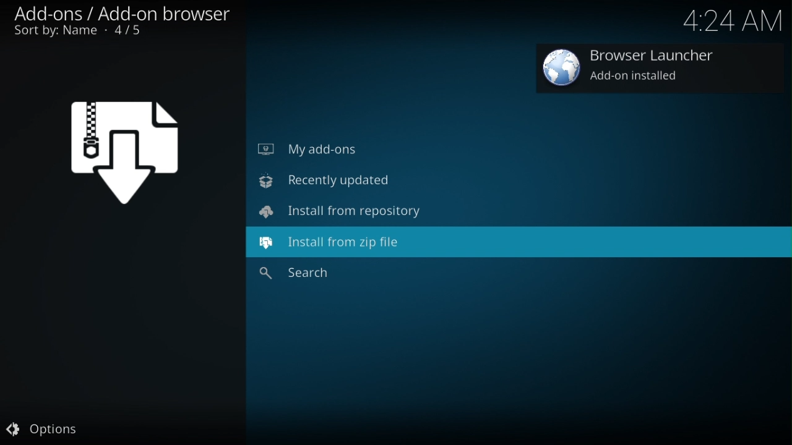 The width and height of the screenshot is (792, 445). What do you see at coordinates (313, 276) in the screenshot?
I see `` at bounding box center [313, 276].